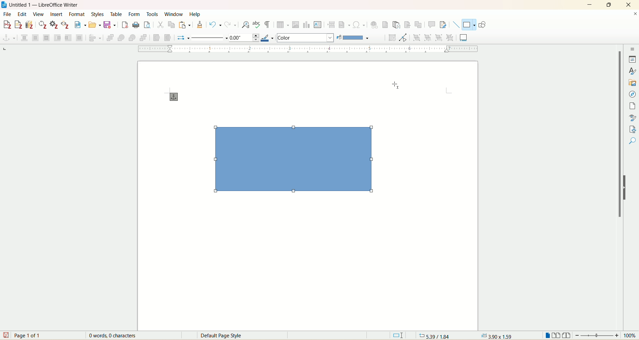 This screenshot has height=340, width=639. What do you see at coordinates (483, 24) in the screenshot?
I see `show draw functions` at bounding box center [483, 24].